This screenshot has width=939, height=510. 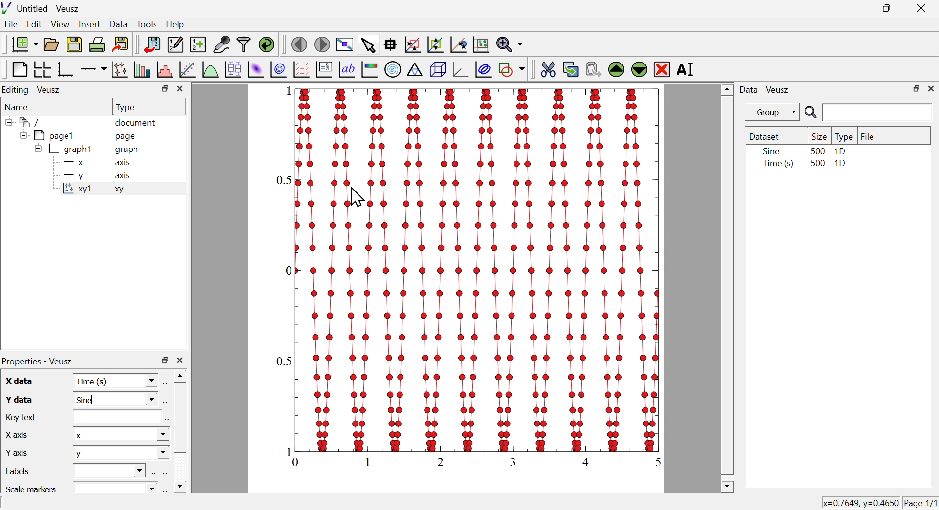 I want to click on export to graphic formats, so click(x=121, y=45).